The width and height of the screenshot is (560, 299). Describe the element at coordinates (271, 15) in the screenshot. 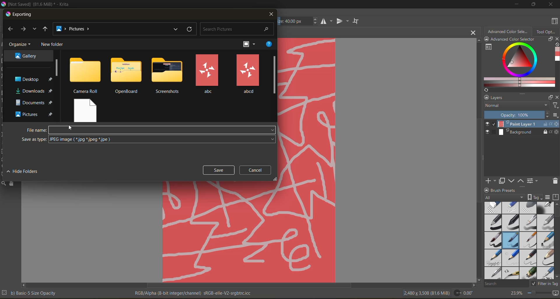

I see `close` at that location.